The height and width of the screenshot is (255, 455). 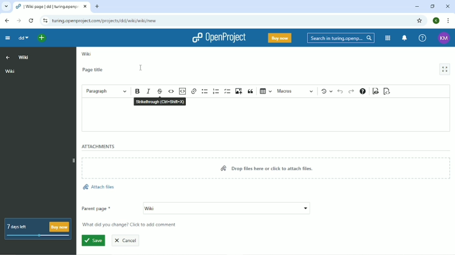 I want to click on Close, so click(x=447, y=7).